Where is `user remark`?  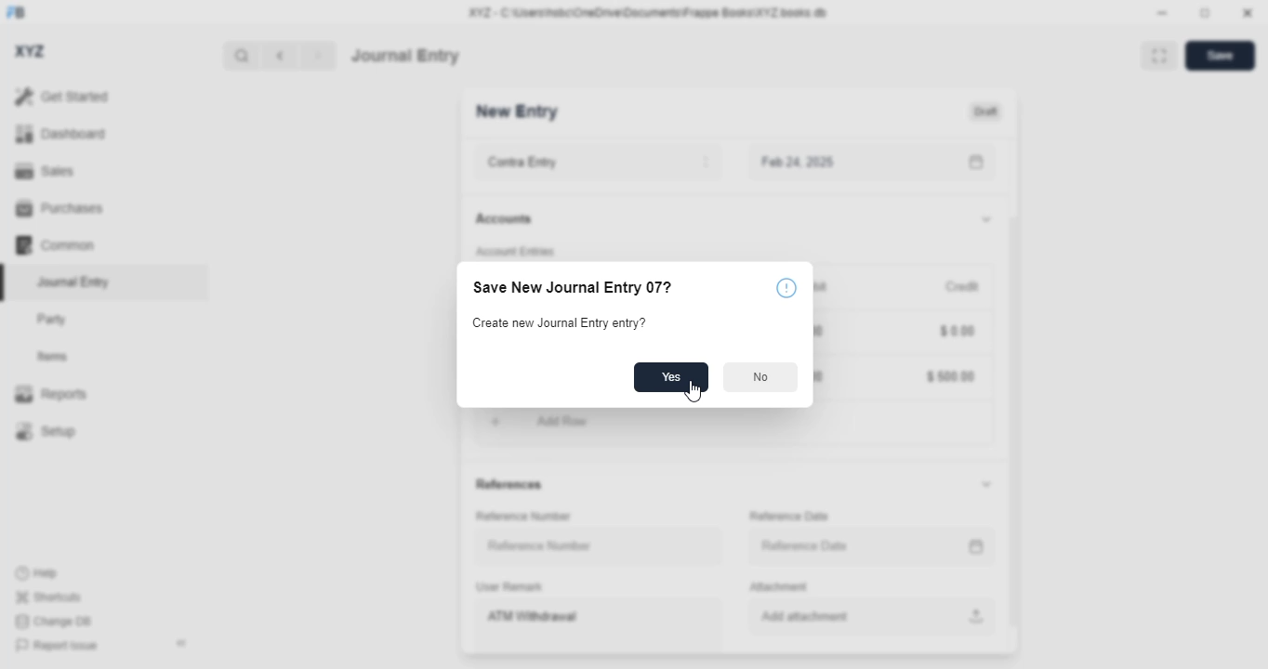
user remark is located at coordinates (511, 587).